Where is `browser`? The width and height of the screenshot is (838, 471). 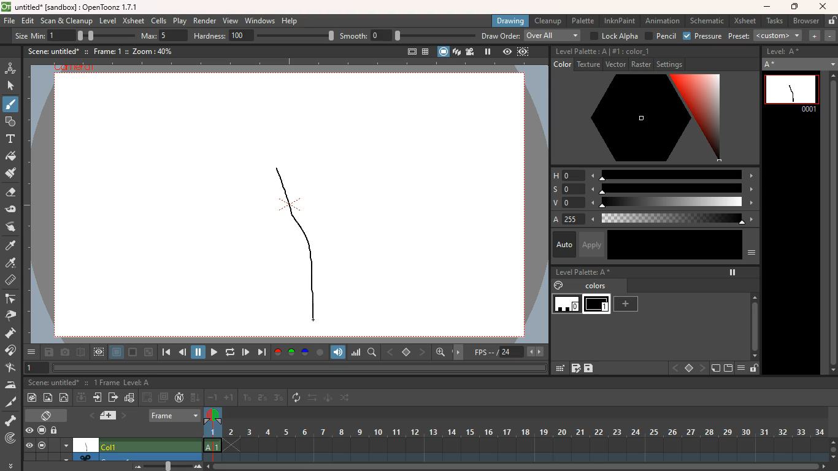 browser is located at coordinates (805, 20).